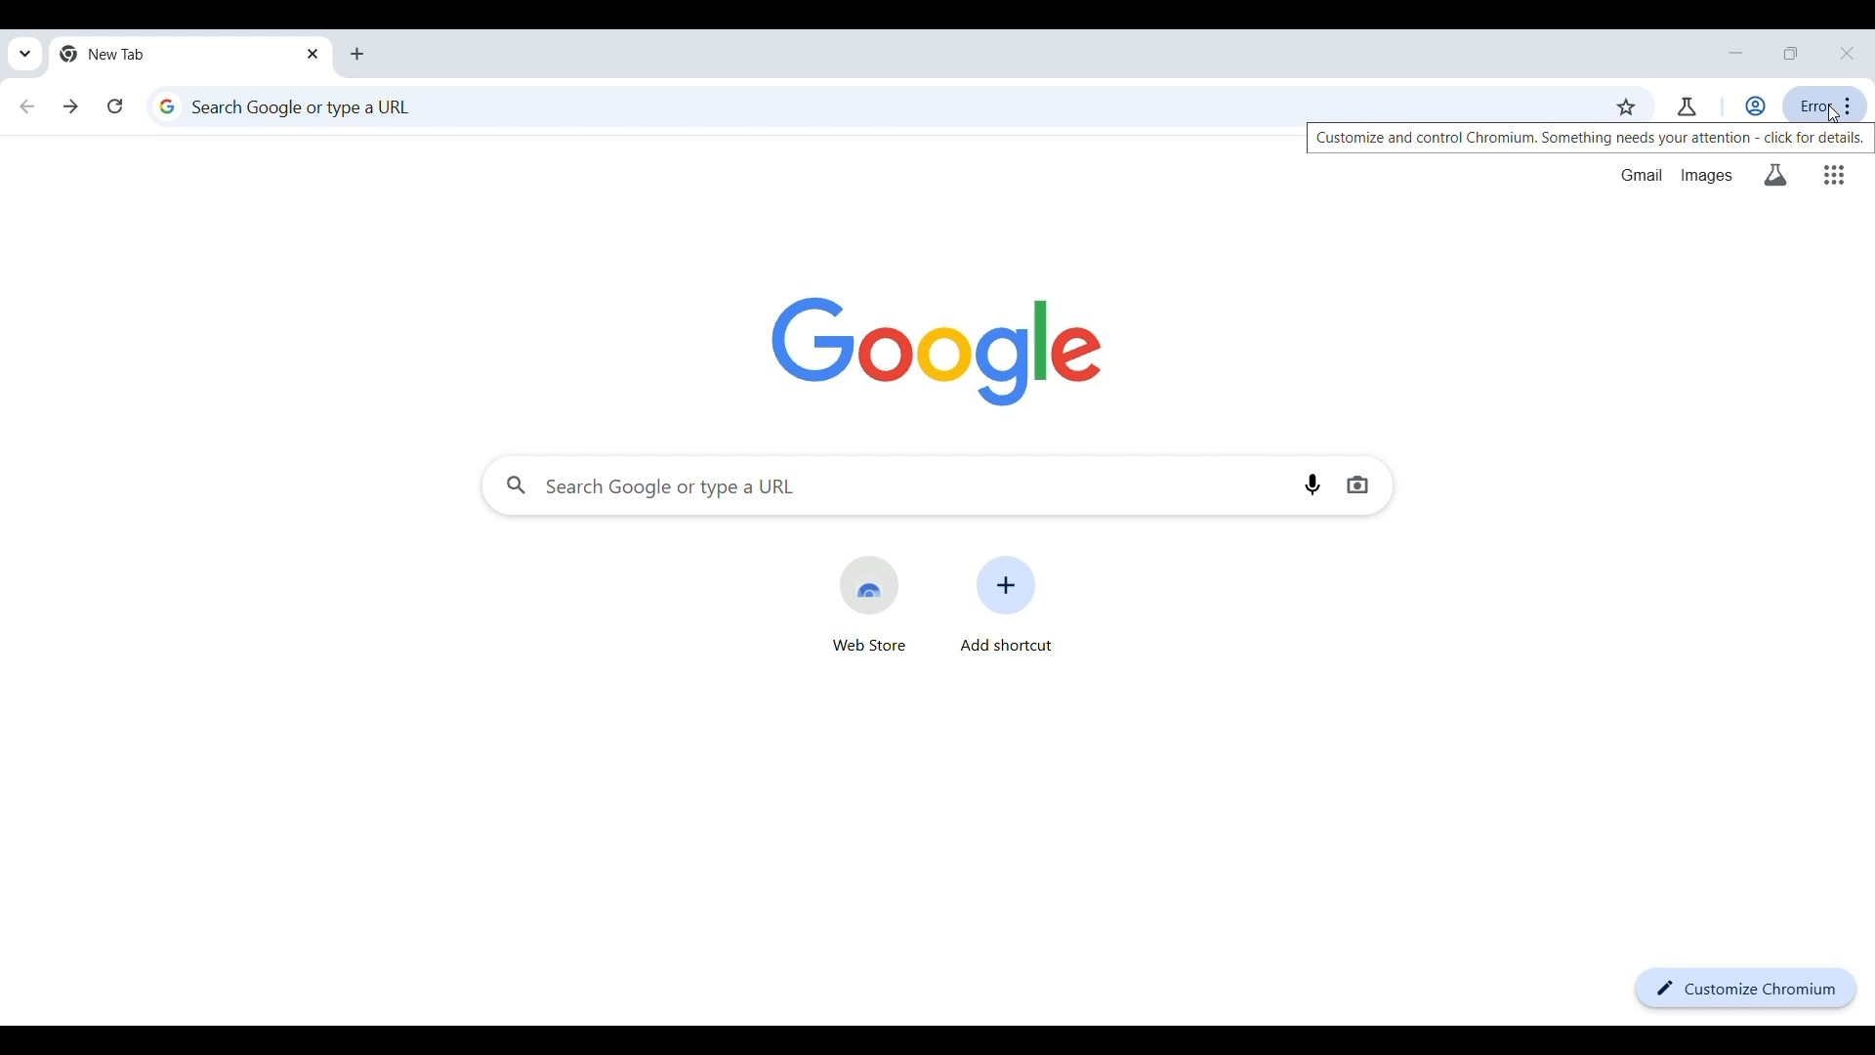 The image size is (1875, 1055). I want to click on Go forward, so click(70, 106).